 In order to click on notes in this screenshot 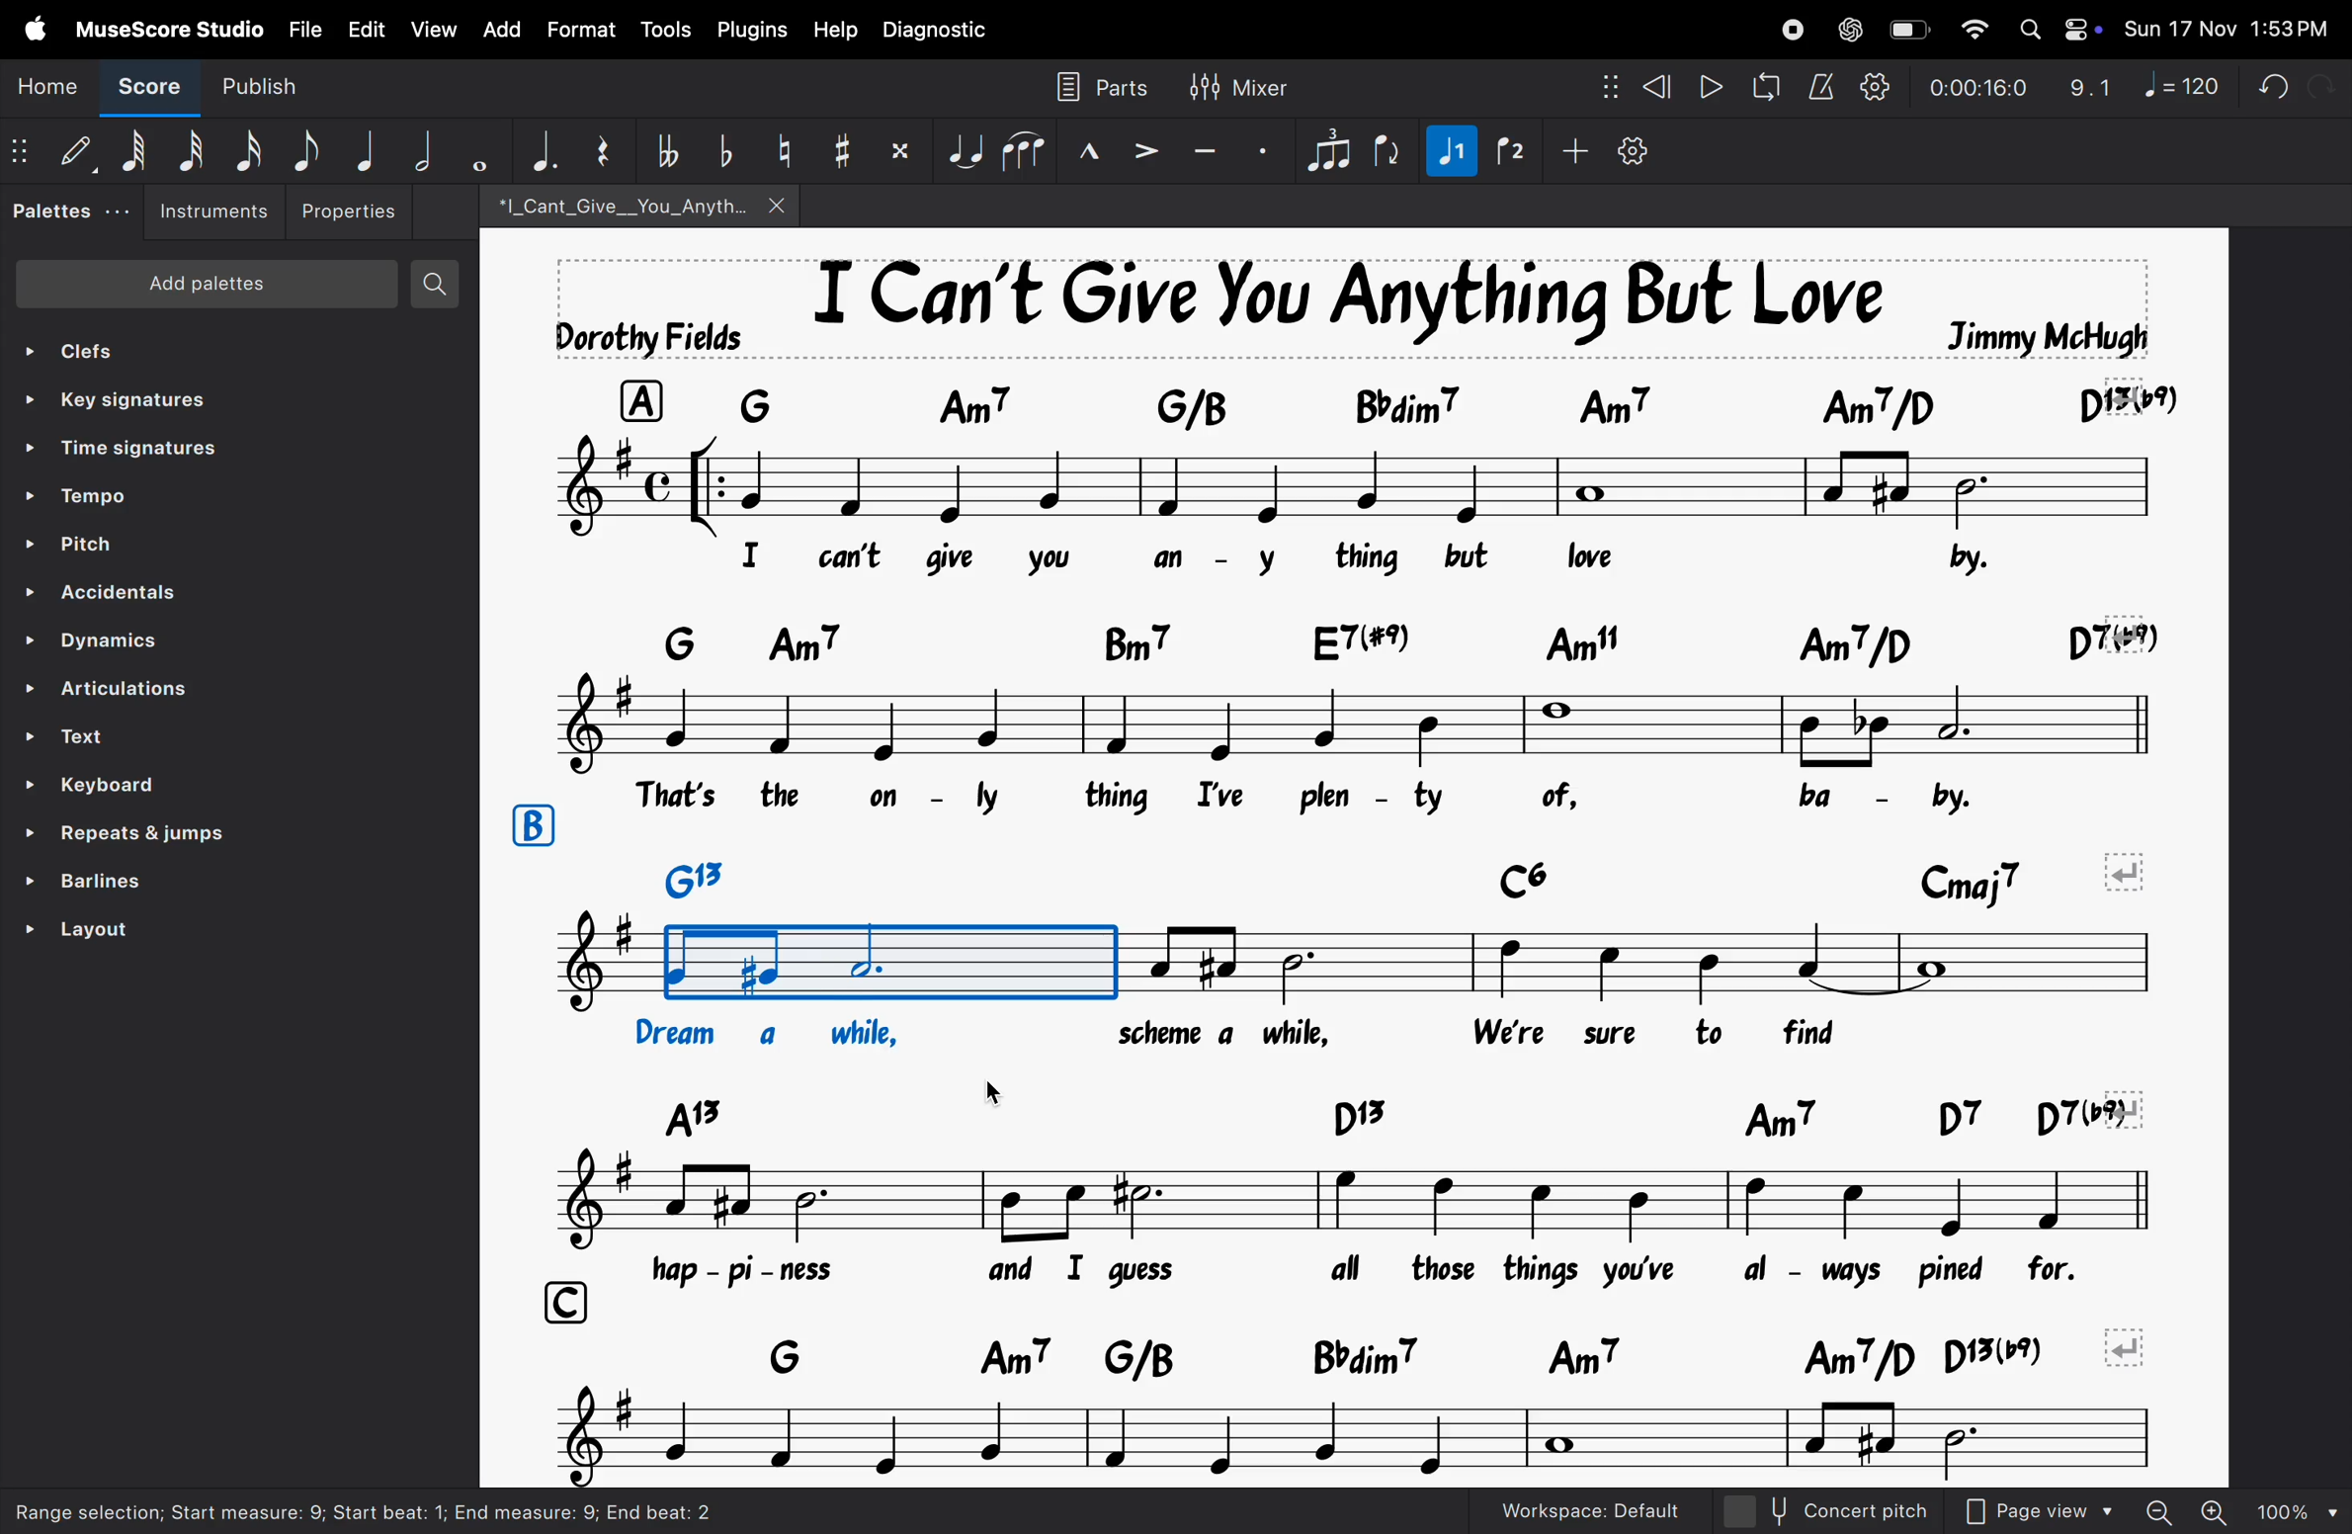, I will do `click(1334, 1442)`.